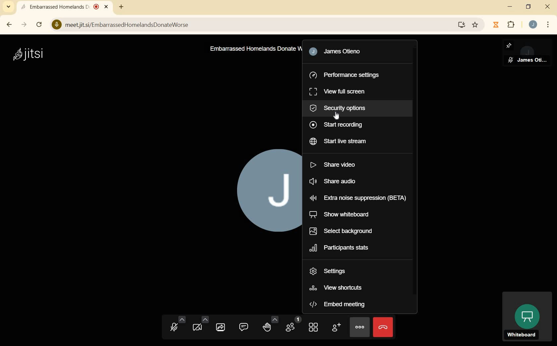 This screenshot has height=346, width=557. I want to click on toggle tile view, so click(313, 327).